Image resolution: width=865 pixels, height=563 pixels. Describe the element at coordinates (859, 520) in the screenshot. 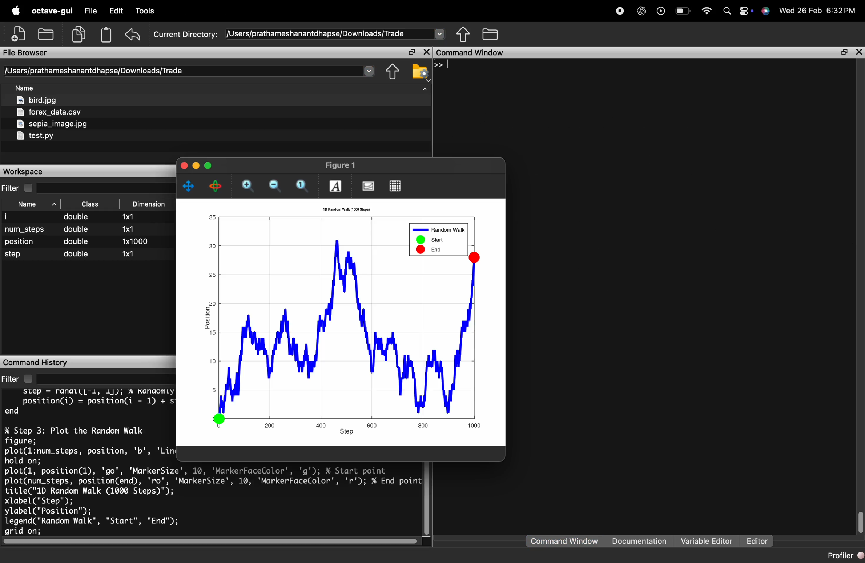

I see `vertical scrollbar` at that location.